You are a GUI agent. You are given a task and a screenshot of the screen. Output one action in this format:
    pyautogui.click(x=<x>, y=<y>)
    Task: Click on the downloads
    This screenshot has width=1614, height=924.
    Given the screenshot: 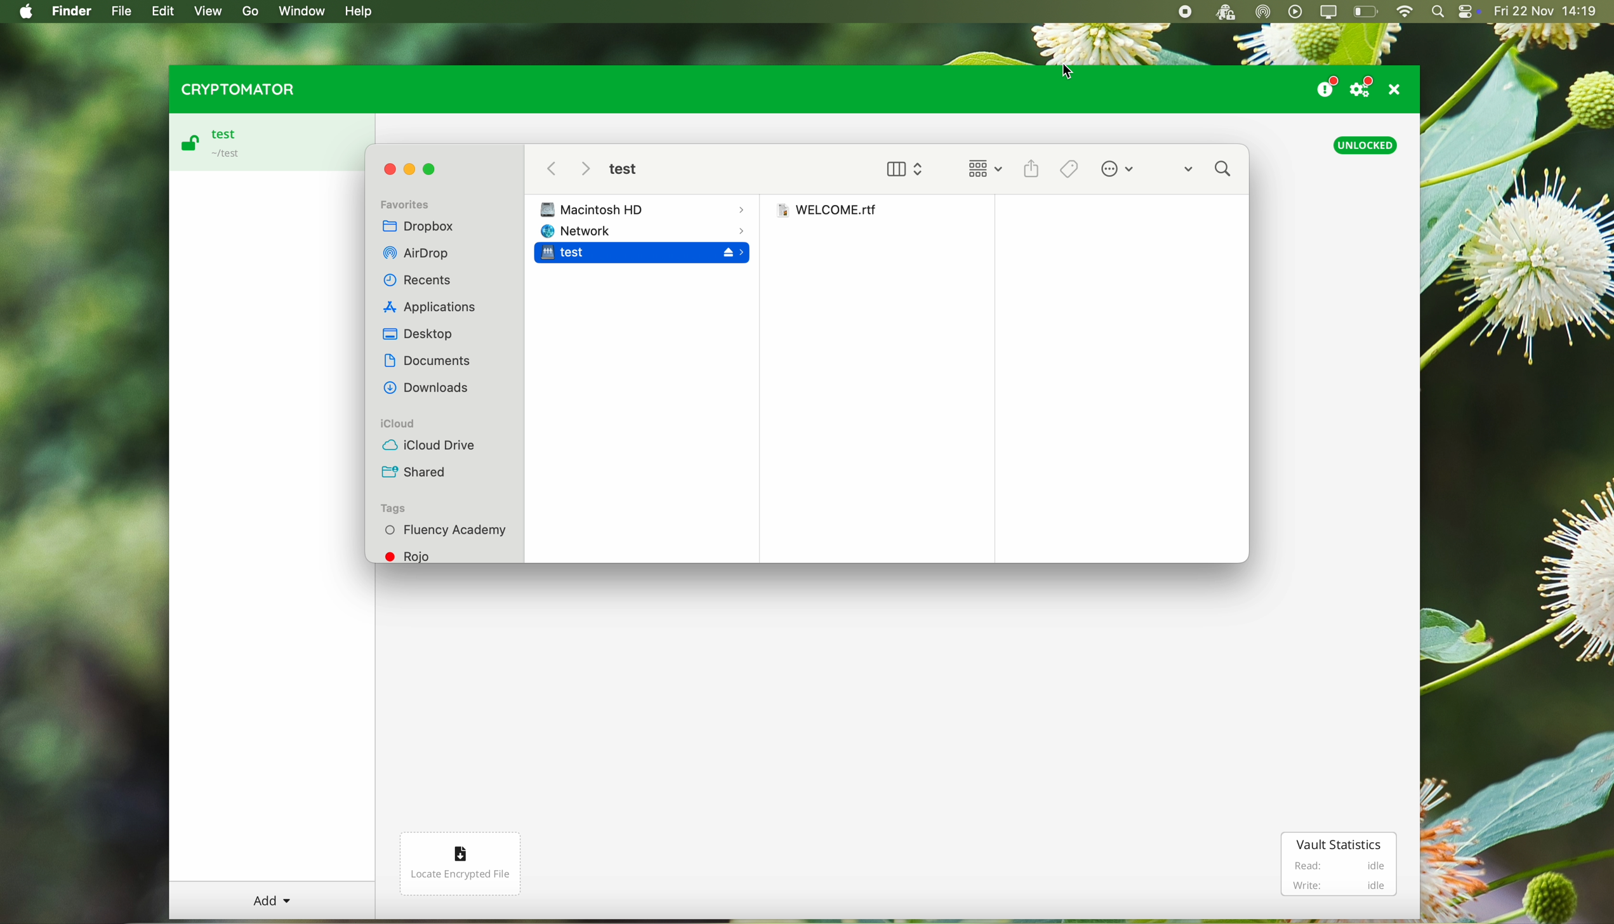 What is the action you would take?
    pyautogui.click(x=430, y=391)
    